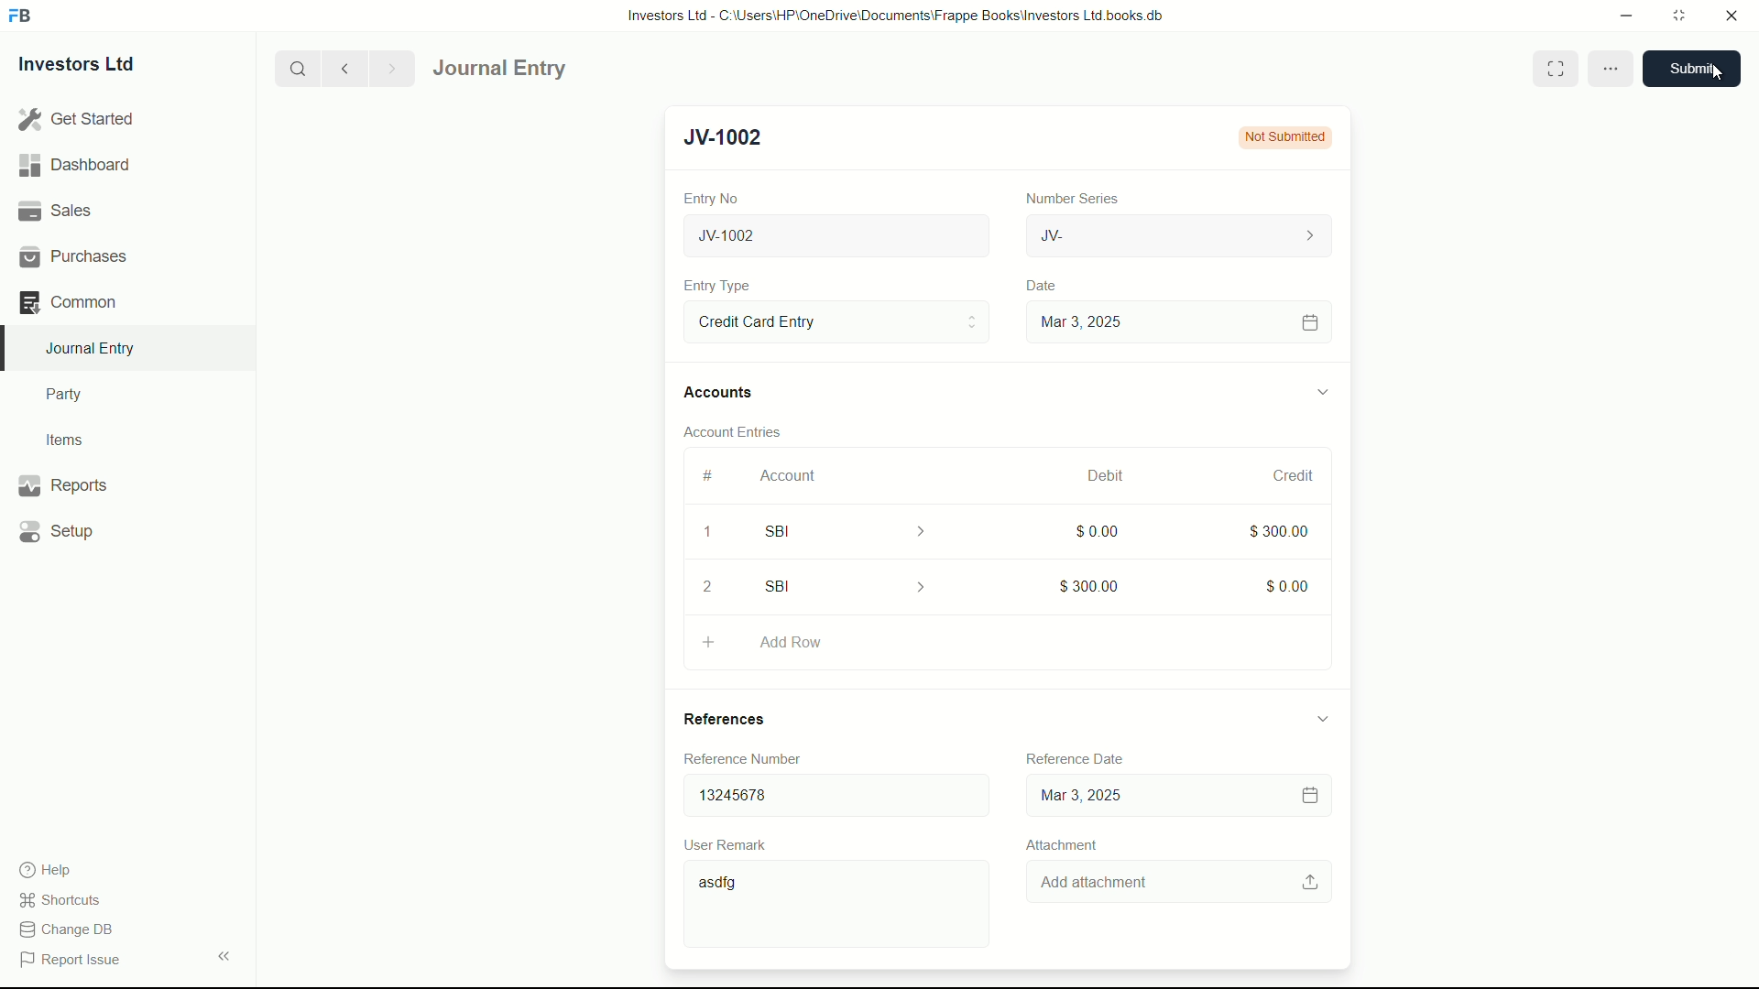 The height and width of the screenshot is (989, 1759). I want to click on #, so click(709, 475).